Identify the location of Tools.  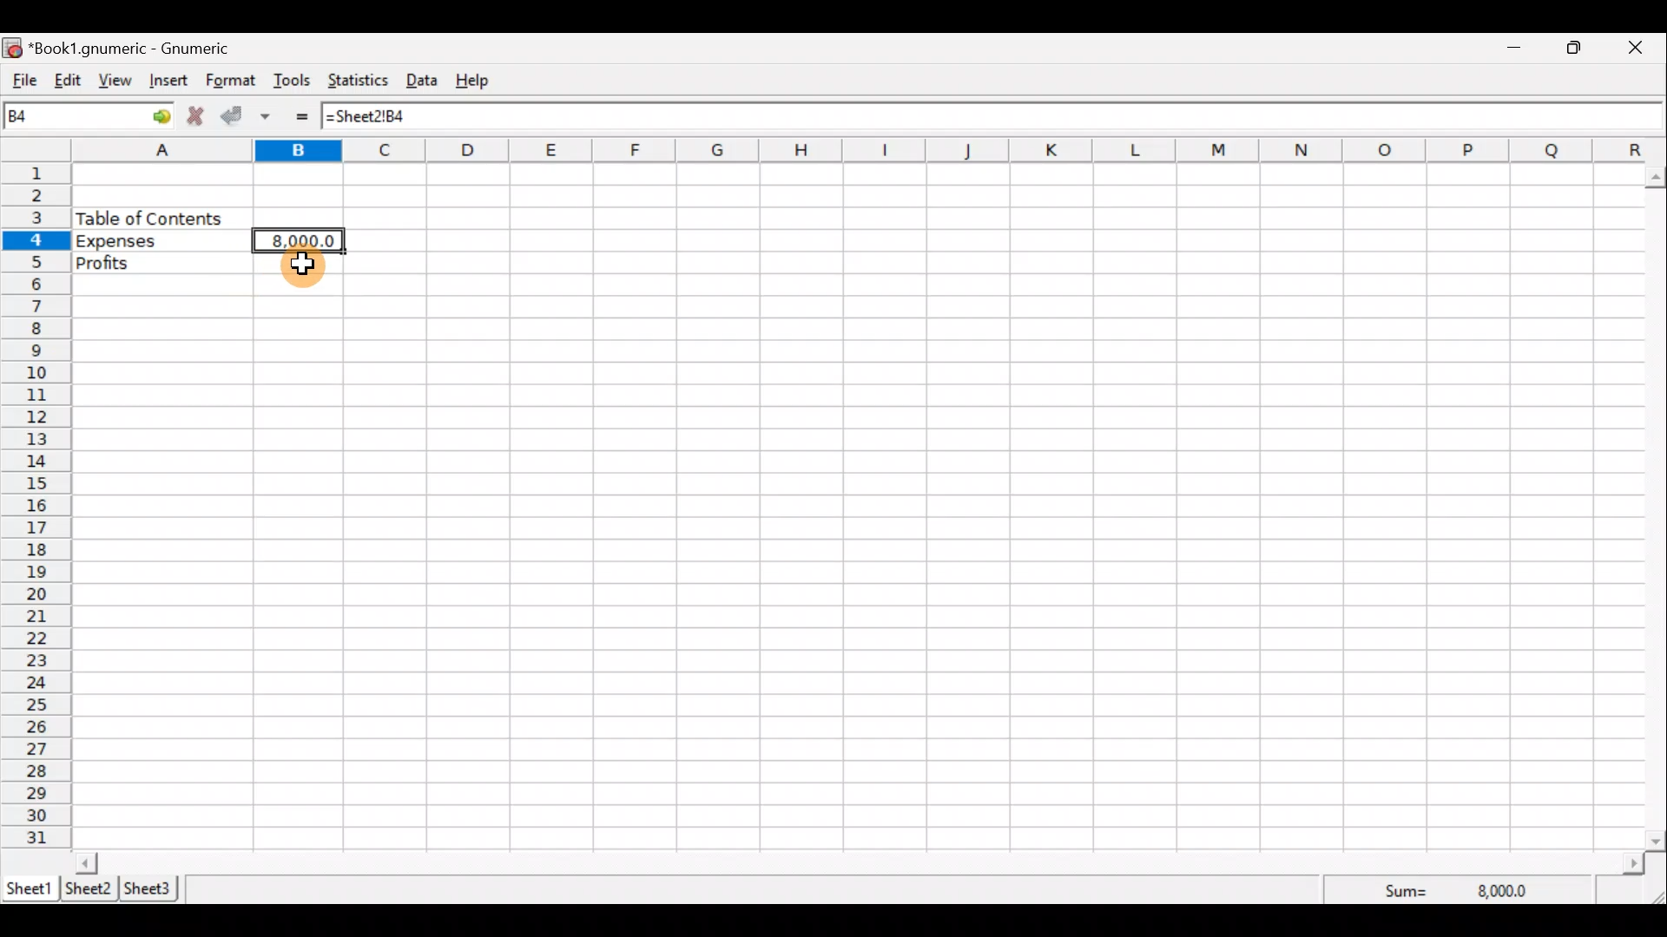
(293, 82).